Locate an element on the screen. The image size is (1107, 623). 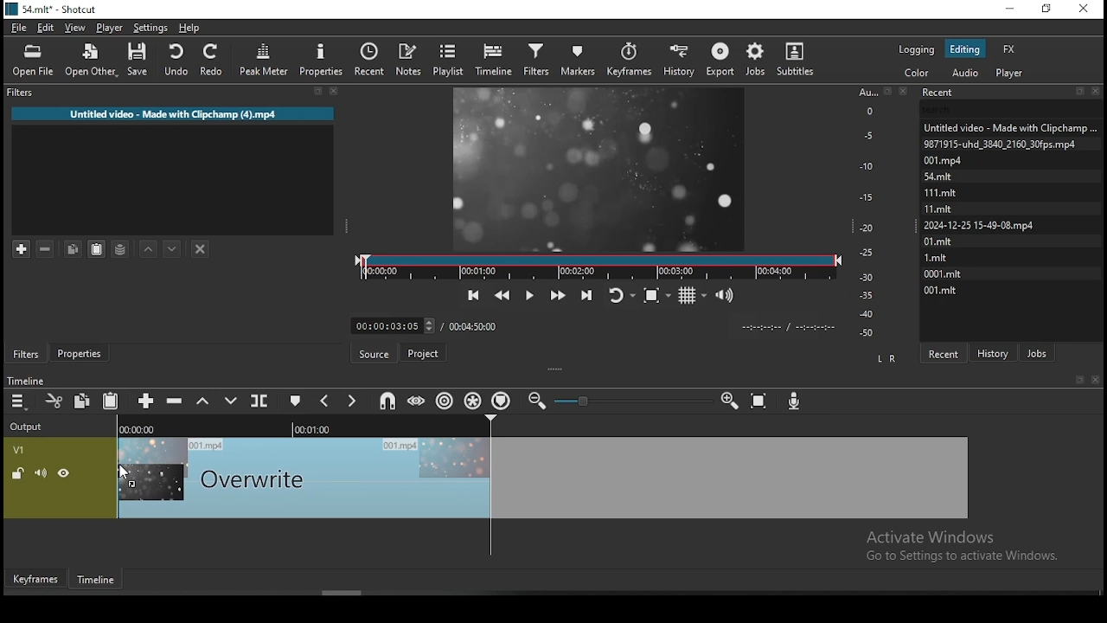
deselect filter is located at coordinates (202, 248).